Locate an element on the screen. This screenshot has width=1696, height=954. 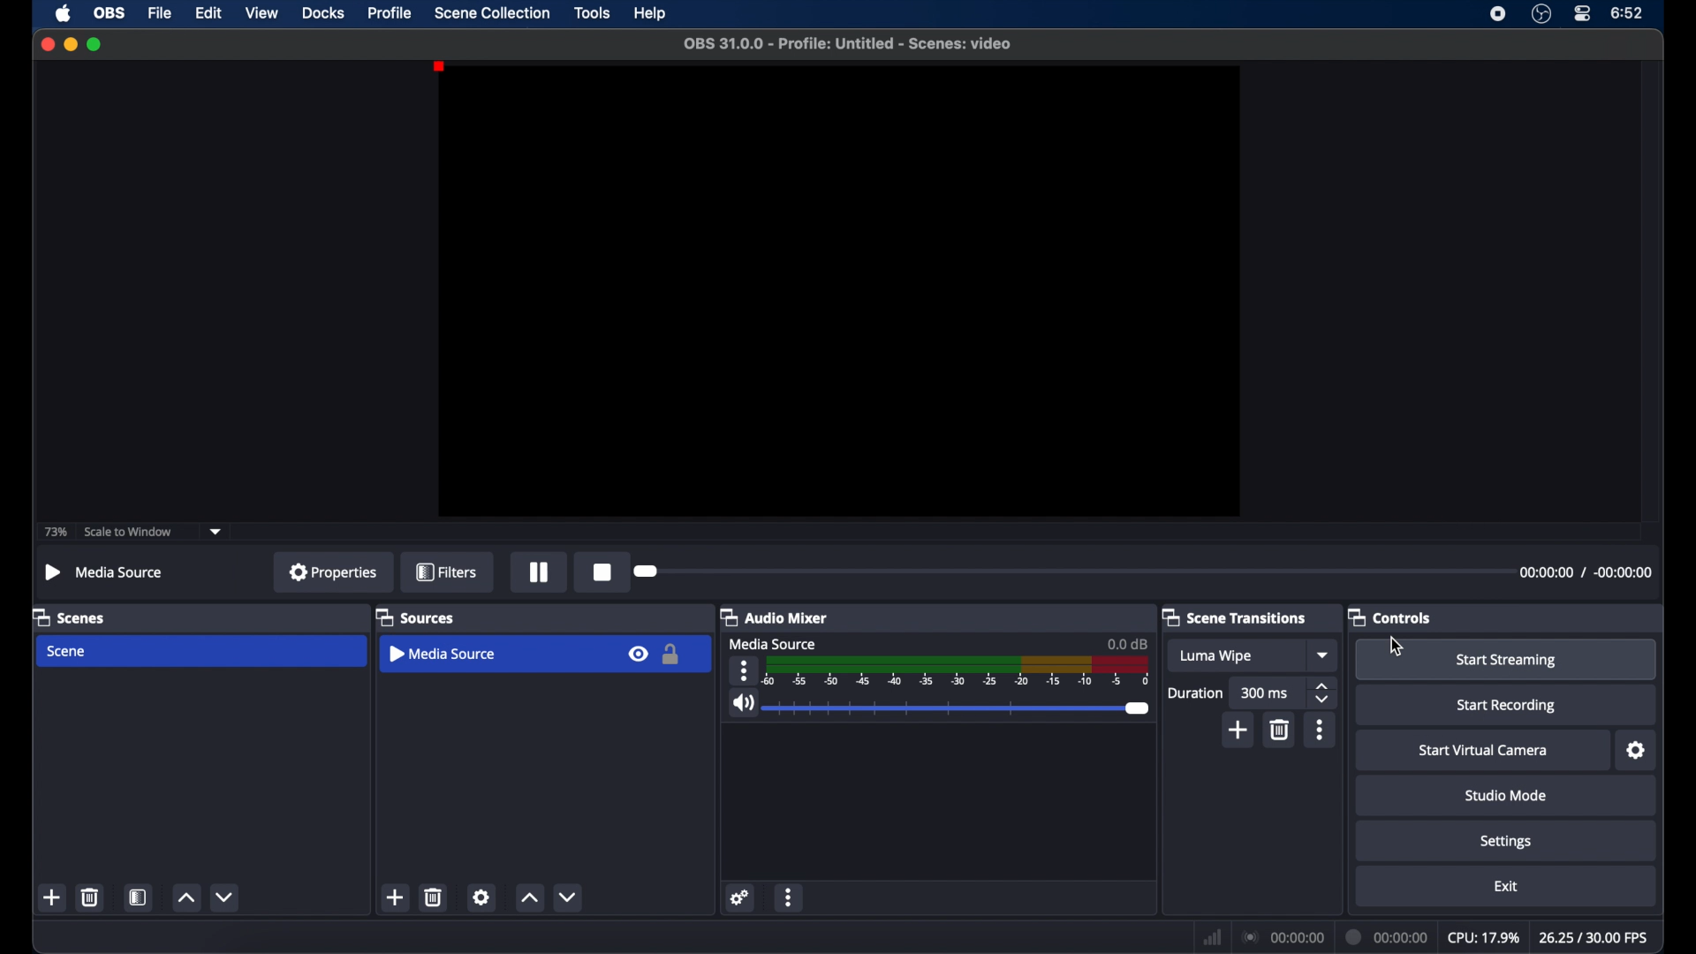
dropdown is located at coordinates (1325, 655).